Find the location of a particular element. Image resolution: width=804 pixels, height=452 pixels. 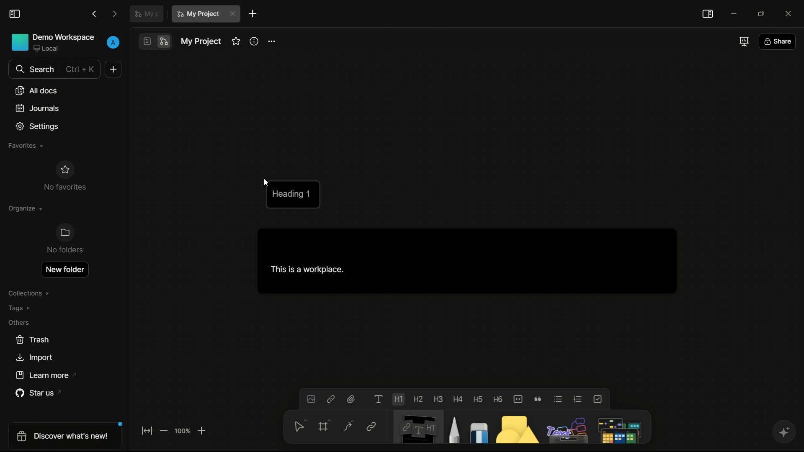

tags is located at coordinates (19, 309).